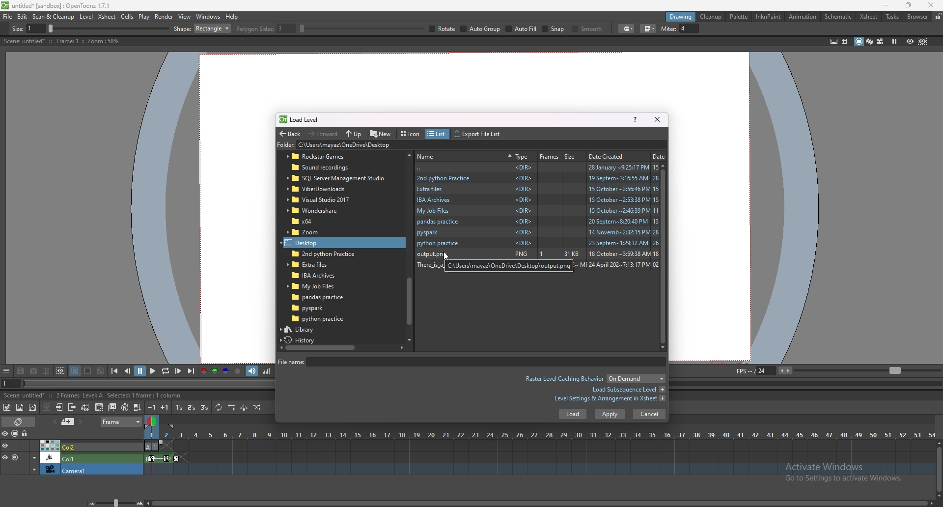 The height and width of the screenshot is (507, 943). Describe the element at coordinates (151, 382) in the screenshot. I see `animation player` at that location.